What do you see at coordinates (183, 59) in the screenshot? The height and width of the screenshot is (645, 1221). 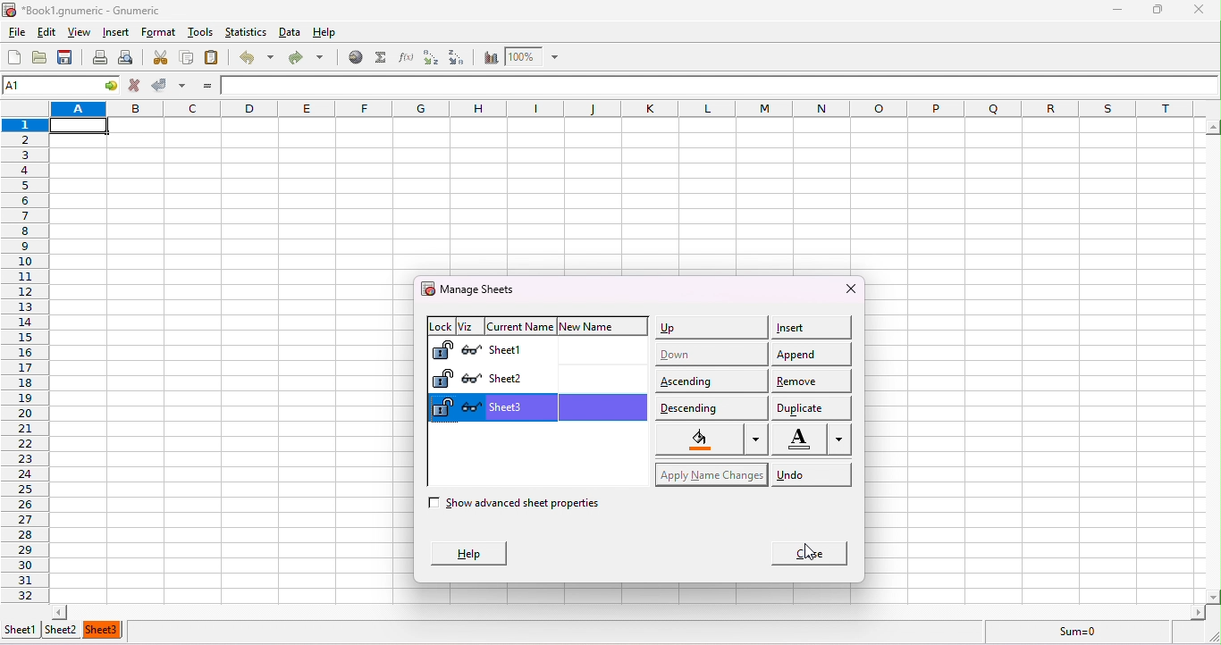 I see `copy` at bounding box center [183, 59].